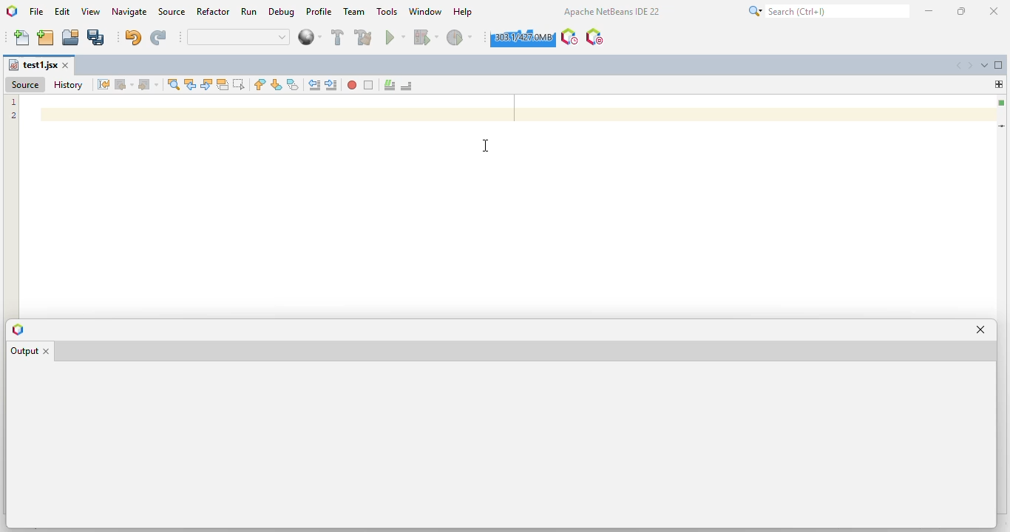 The image size is (1010, 532). What do you see at coordinates (1001, 103) in the screenshot?
I see `no errors` at bounding box center [1001, 103].